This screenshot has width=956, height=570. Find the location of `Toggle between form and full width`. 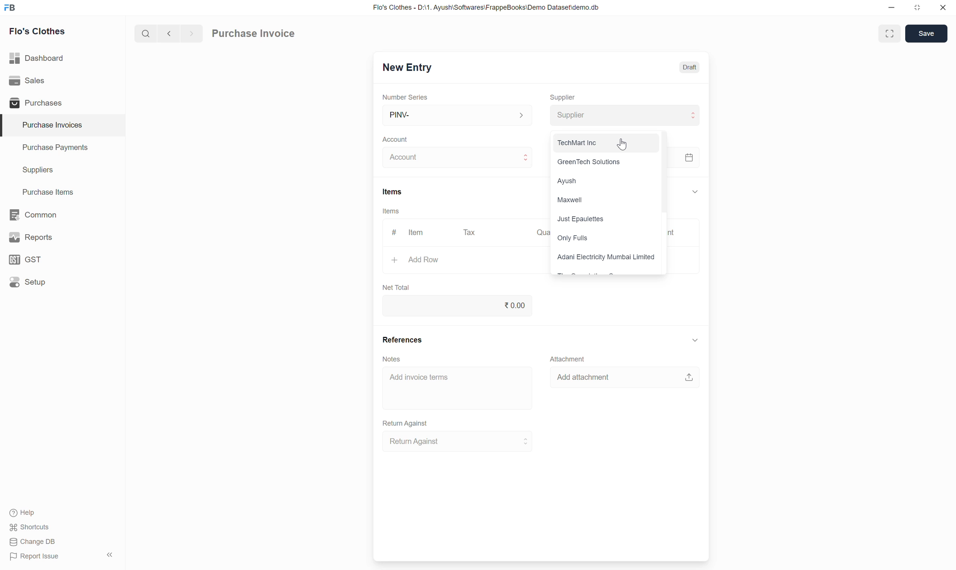

Toggle between form and full width is located at coordinates (889, 33).